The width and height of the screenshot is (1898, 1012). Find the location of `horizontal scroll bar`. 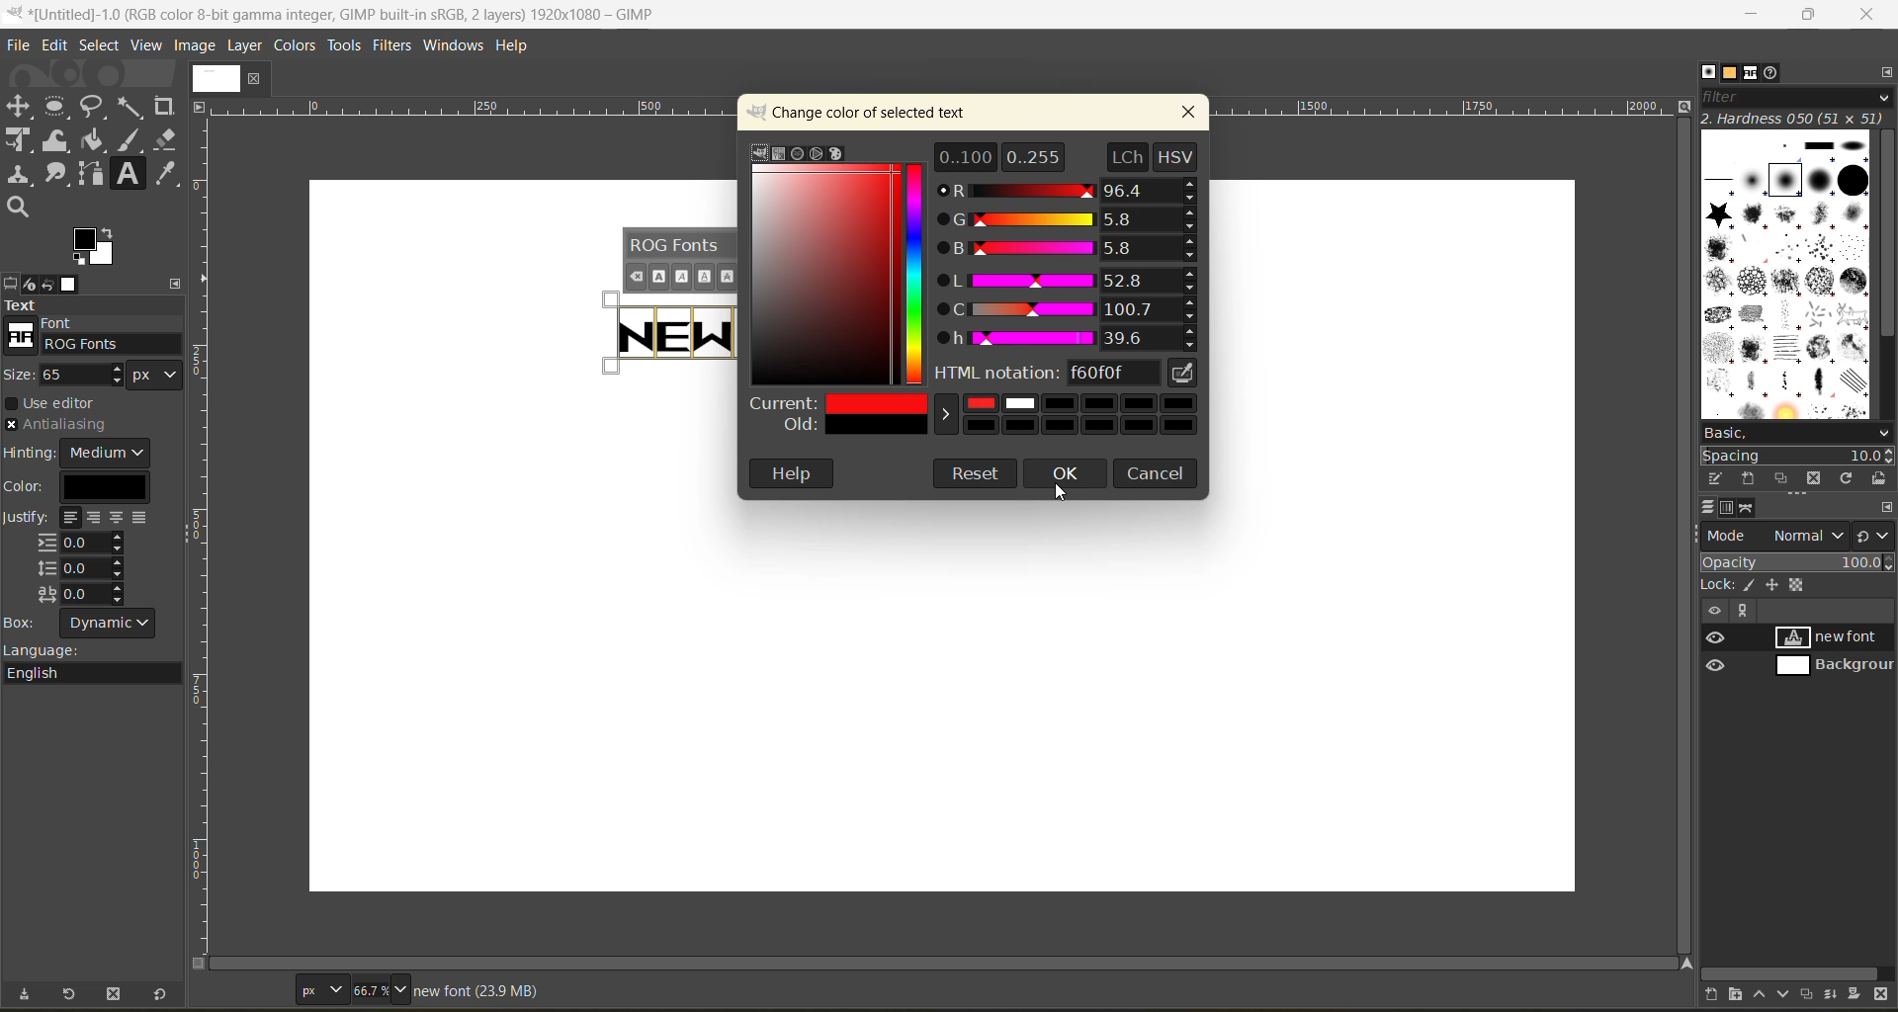

horizontal scroll bar is located at coordinates (946, 960).